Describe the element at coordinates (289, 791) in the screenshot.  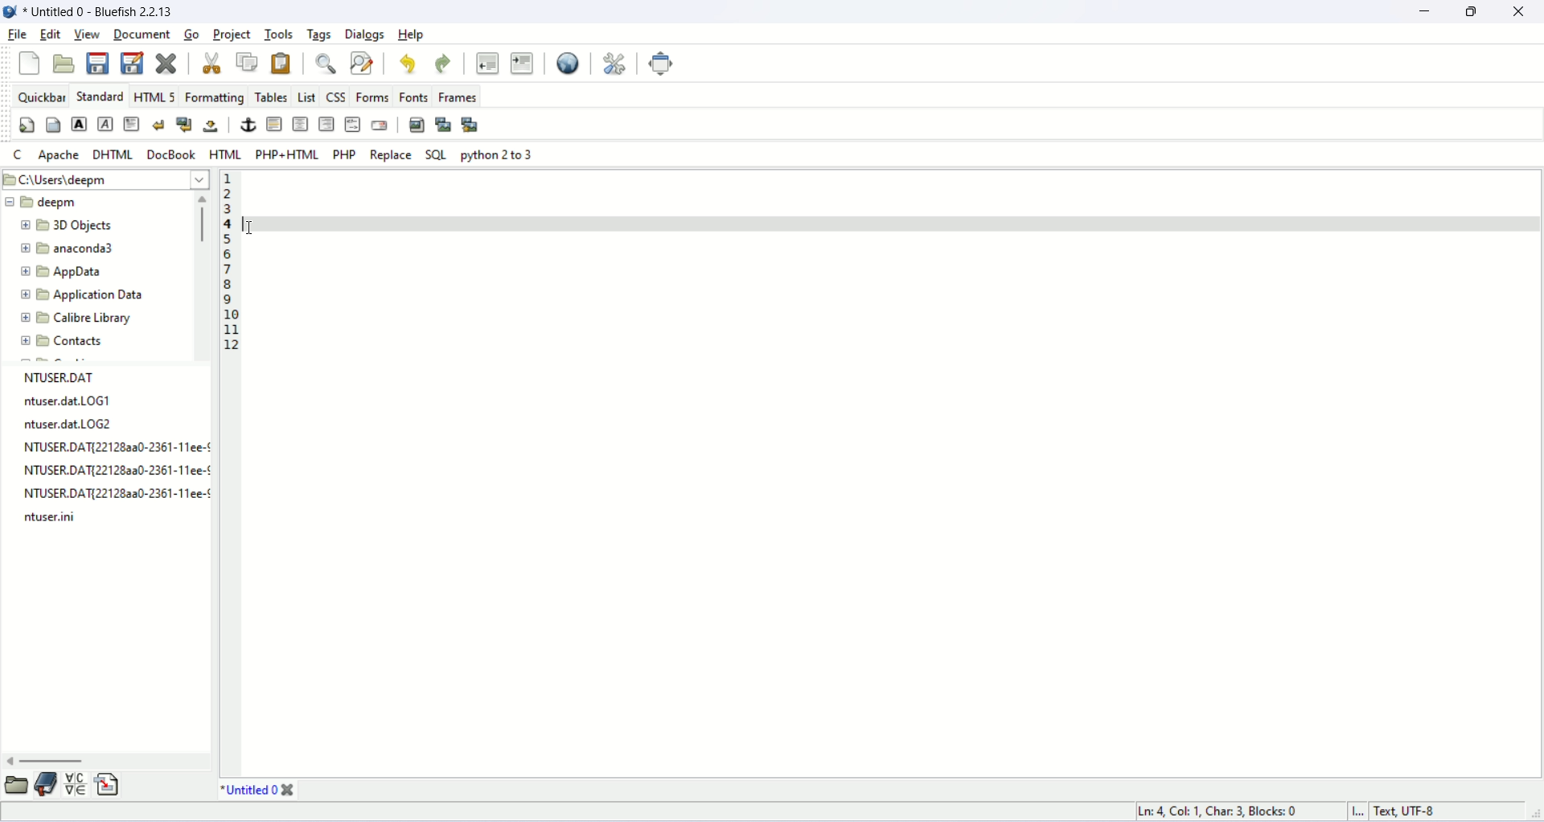
I see `close` at that location.